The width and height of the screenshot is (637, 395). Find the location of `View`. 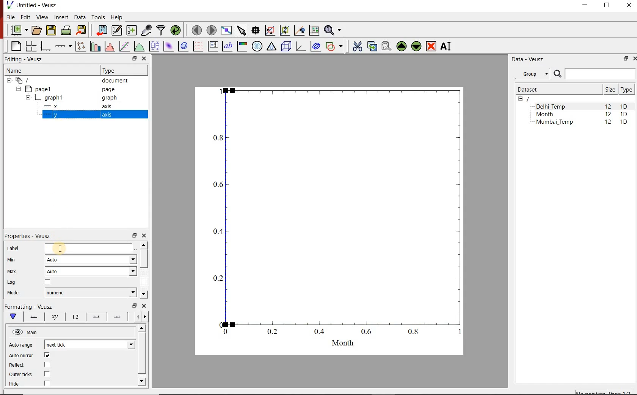

View is located at coordinates (42, 17).